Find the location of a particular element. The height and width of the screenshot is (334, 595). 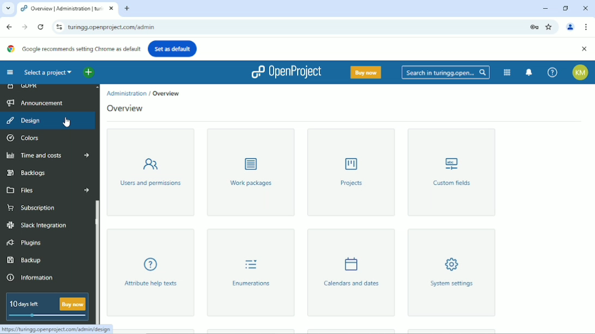

Calendars and dates is located at coordinates (350, 273).